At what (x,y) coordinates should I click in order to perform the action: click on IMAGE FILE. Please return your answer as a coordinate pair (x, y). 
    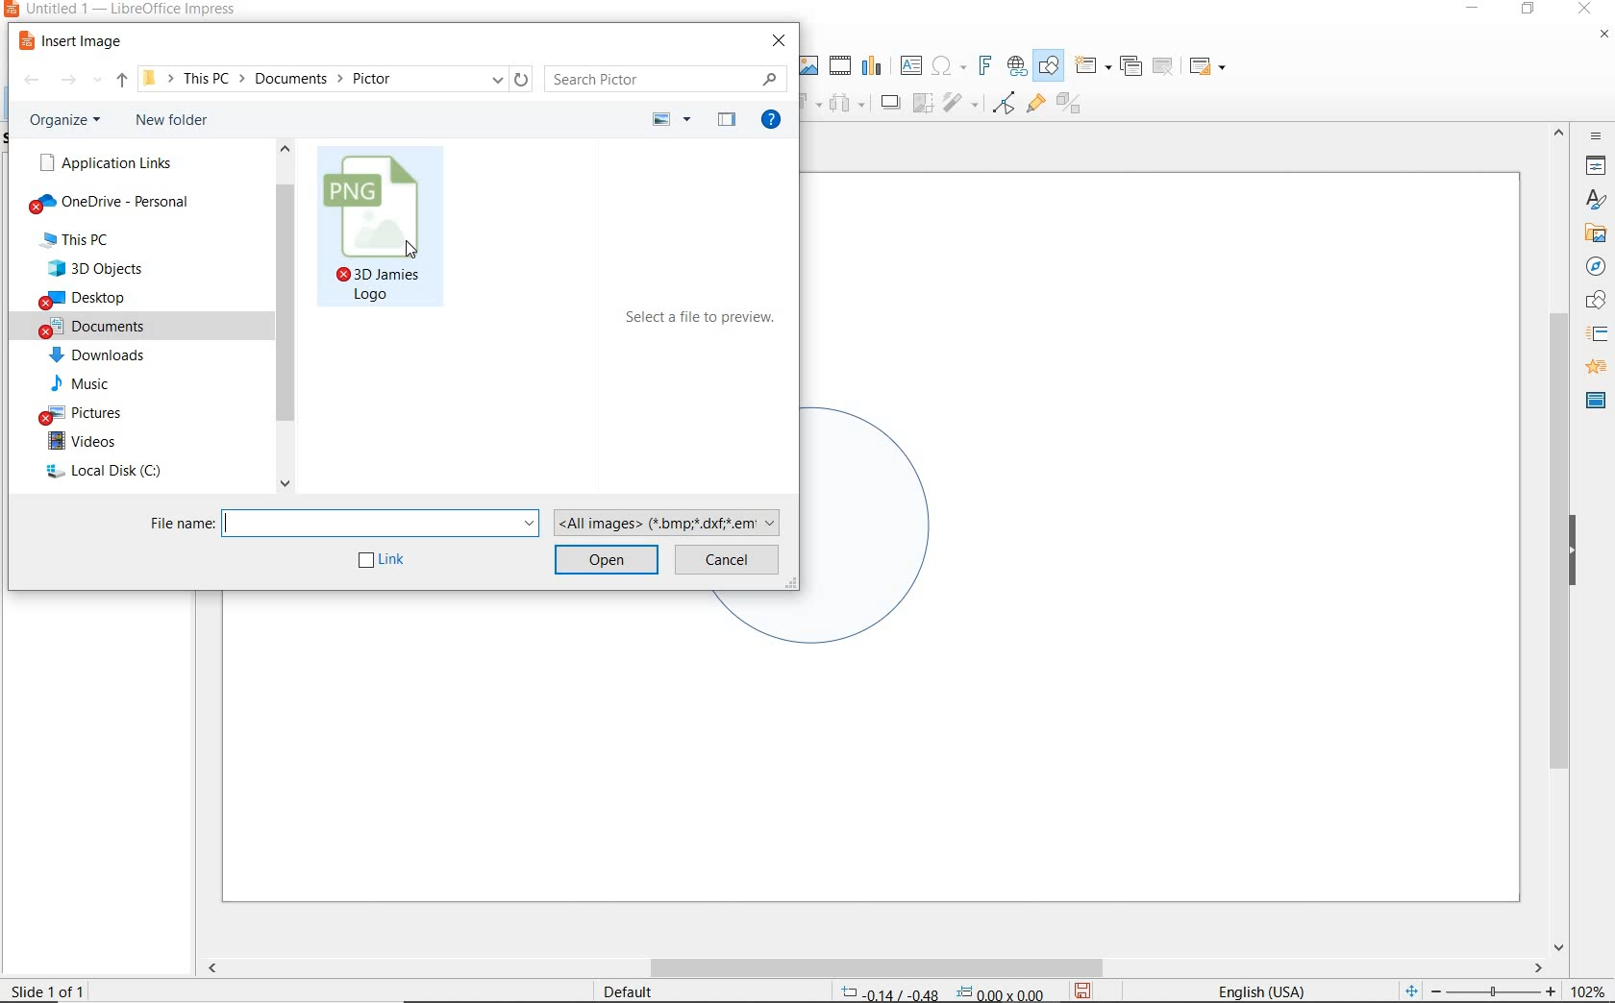
    Looking at the image, I should click on (383, 230).